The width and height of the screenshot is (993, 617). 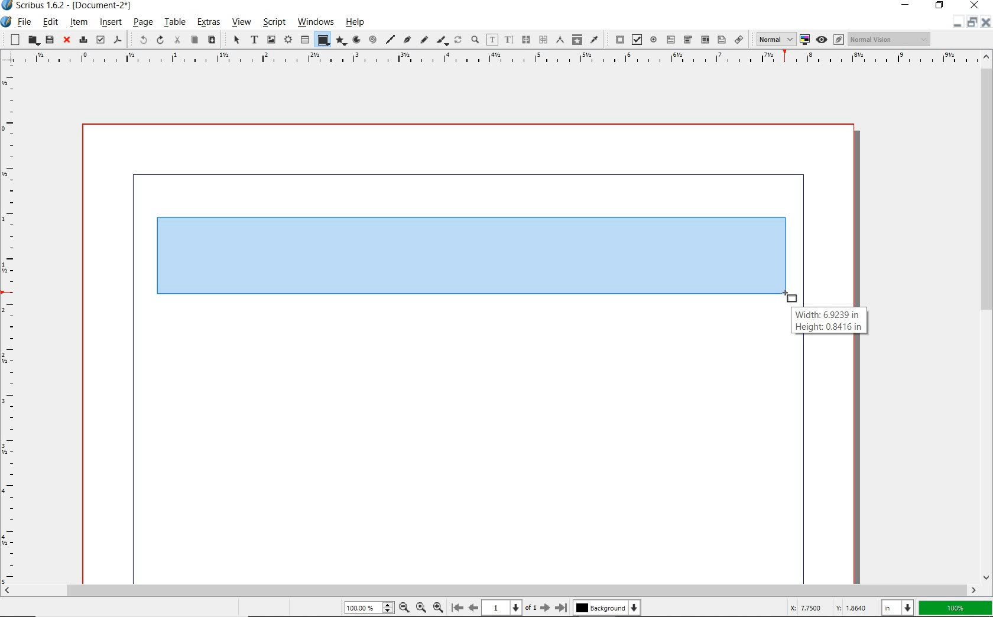 I want to click on view, so click(x=242, y=22).